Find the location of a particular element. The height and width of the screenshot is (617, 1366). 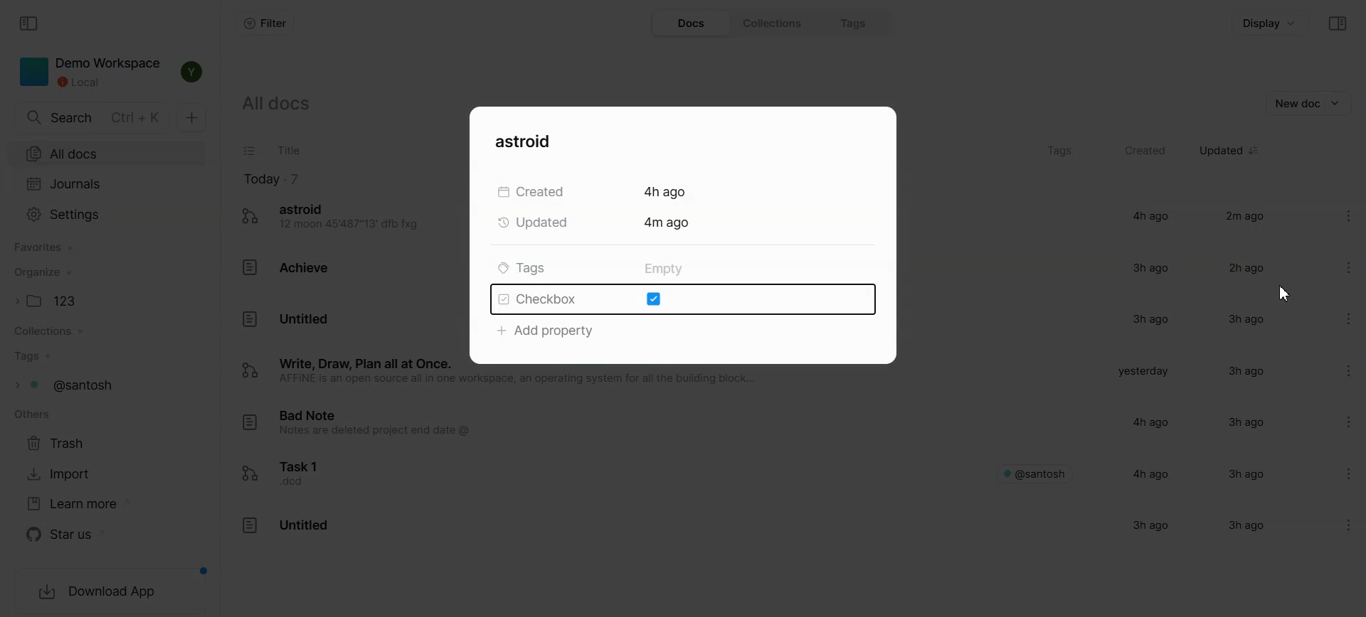

Folder is located at coordinates (107, 300).